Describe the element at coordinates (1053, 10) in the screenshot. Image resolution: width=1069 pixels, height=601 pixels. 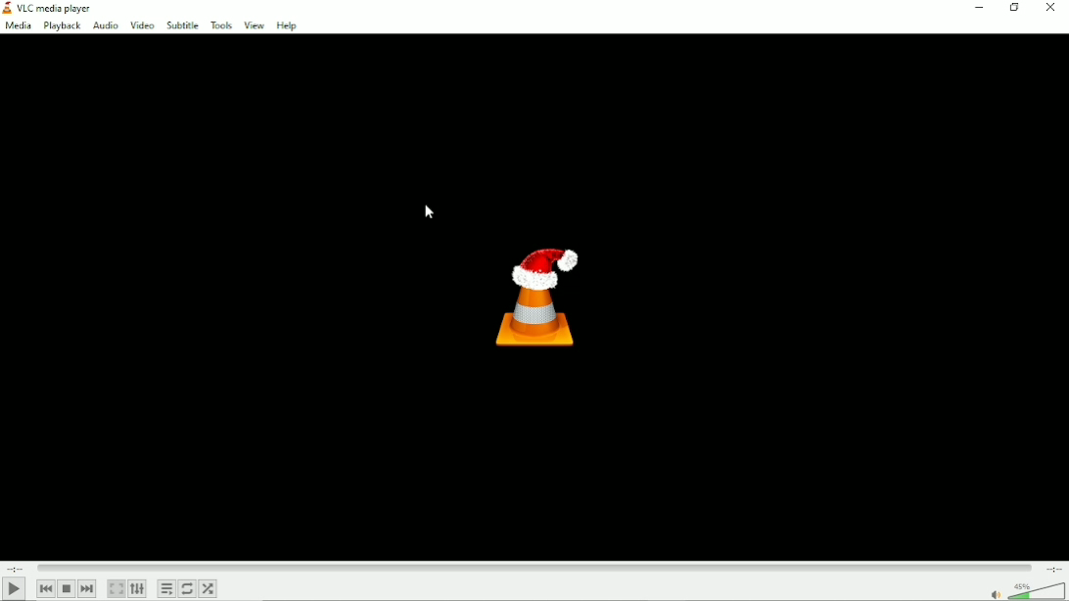
I see `Close` at that location.